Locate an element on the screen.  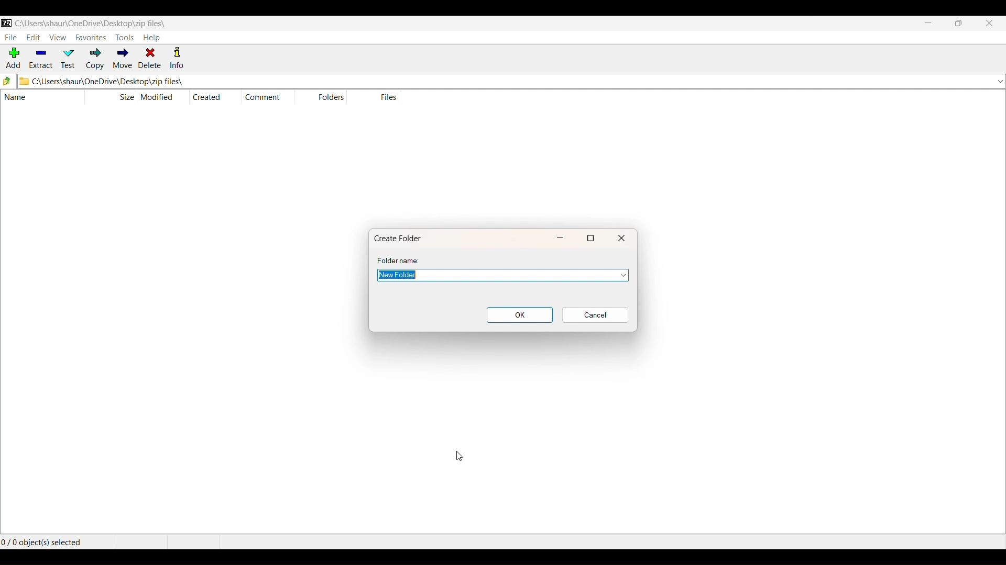
new folder name typing is located at coordinates (491, 275).